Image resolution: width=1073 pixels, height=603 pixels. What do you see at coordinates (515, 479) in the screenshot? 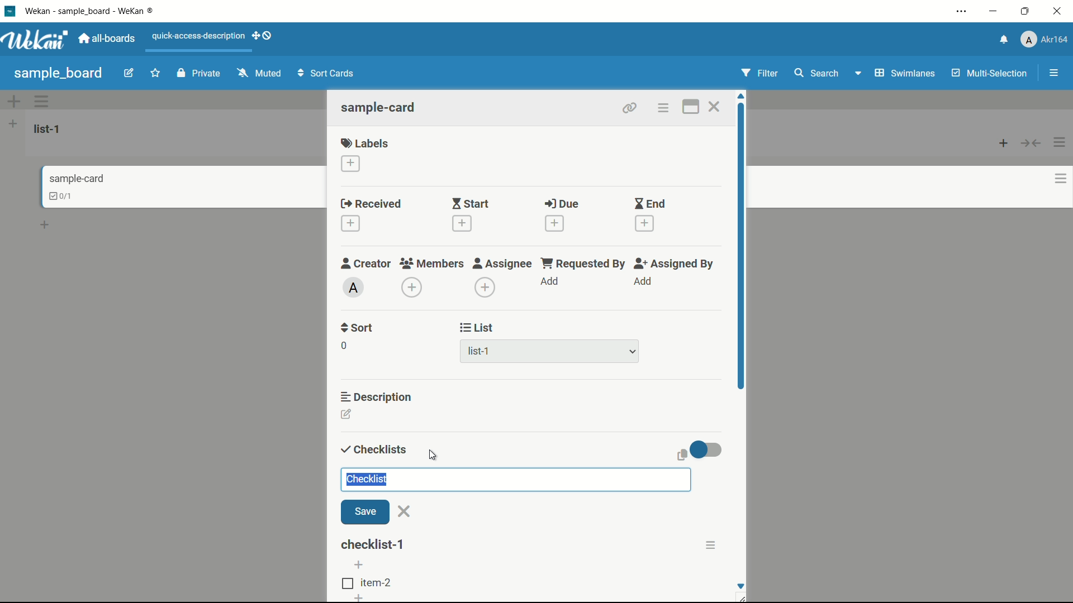
I see `item name input bar` at bounding box center [515, 479].